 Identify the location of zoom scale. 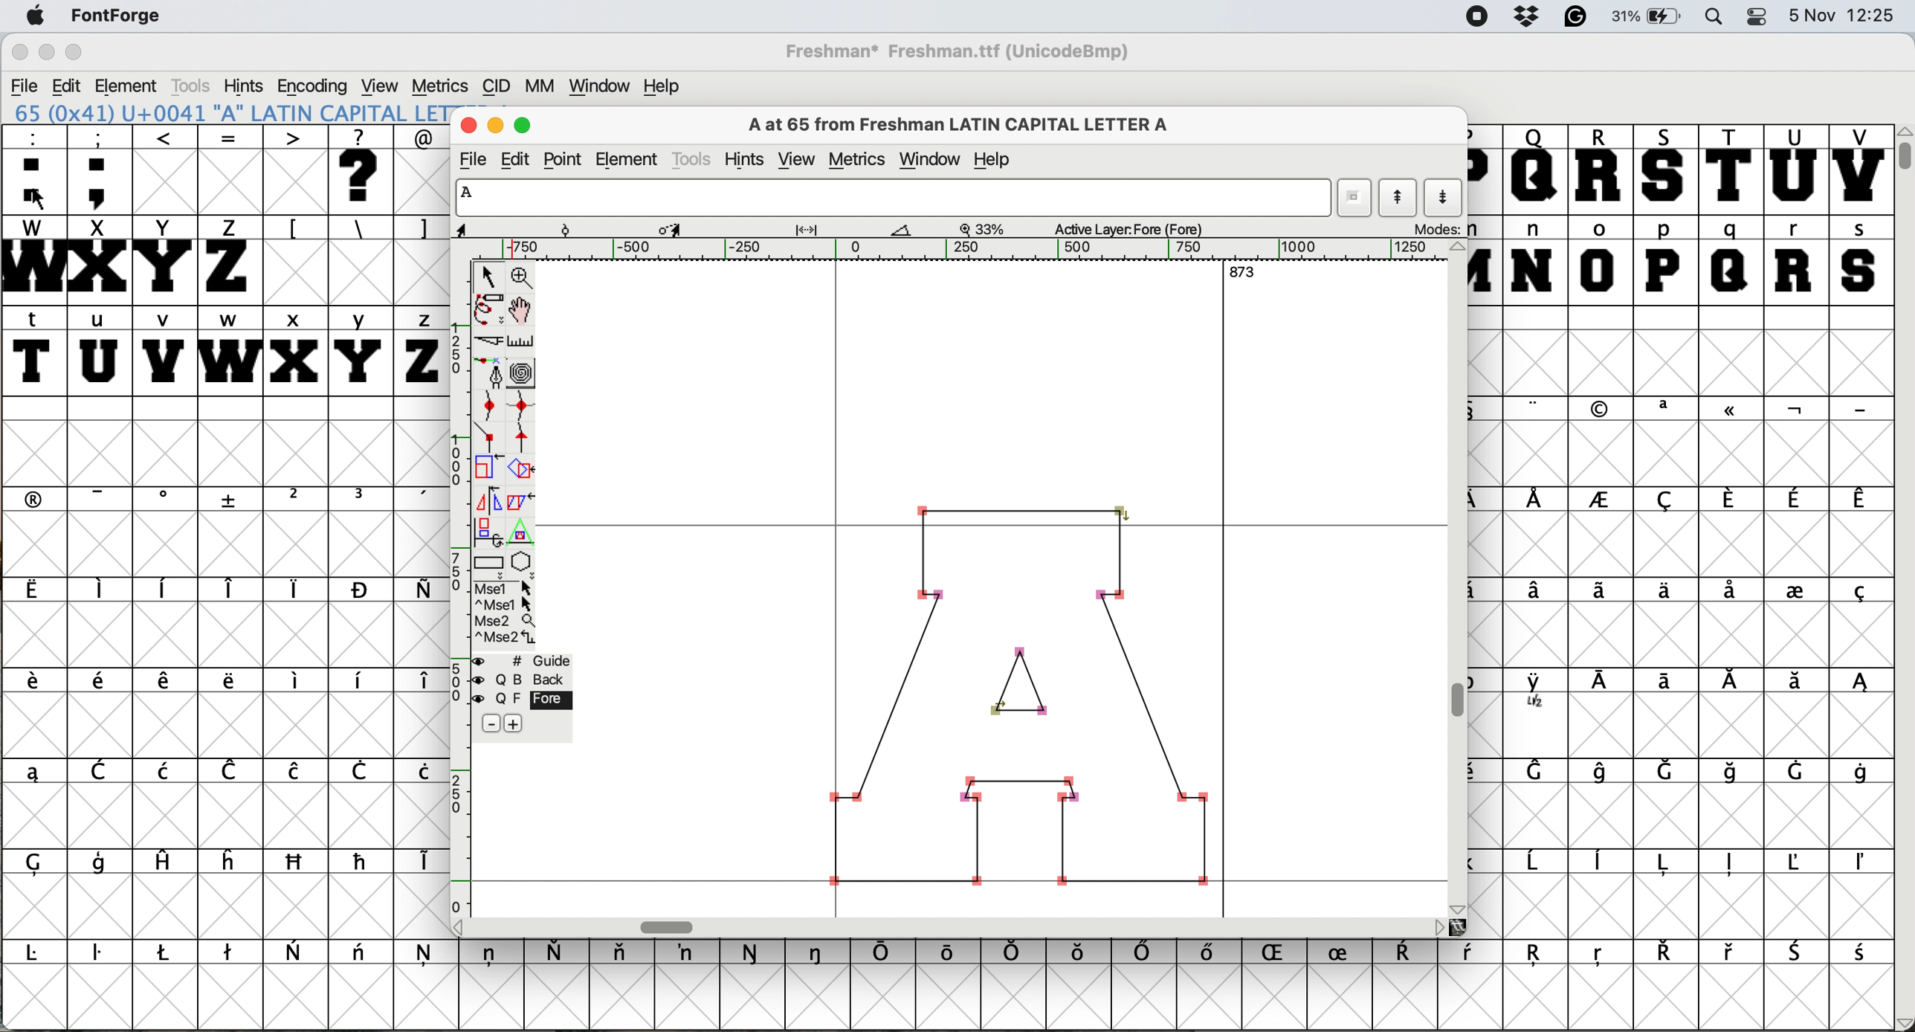
(986, 228).